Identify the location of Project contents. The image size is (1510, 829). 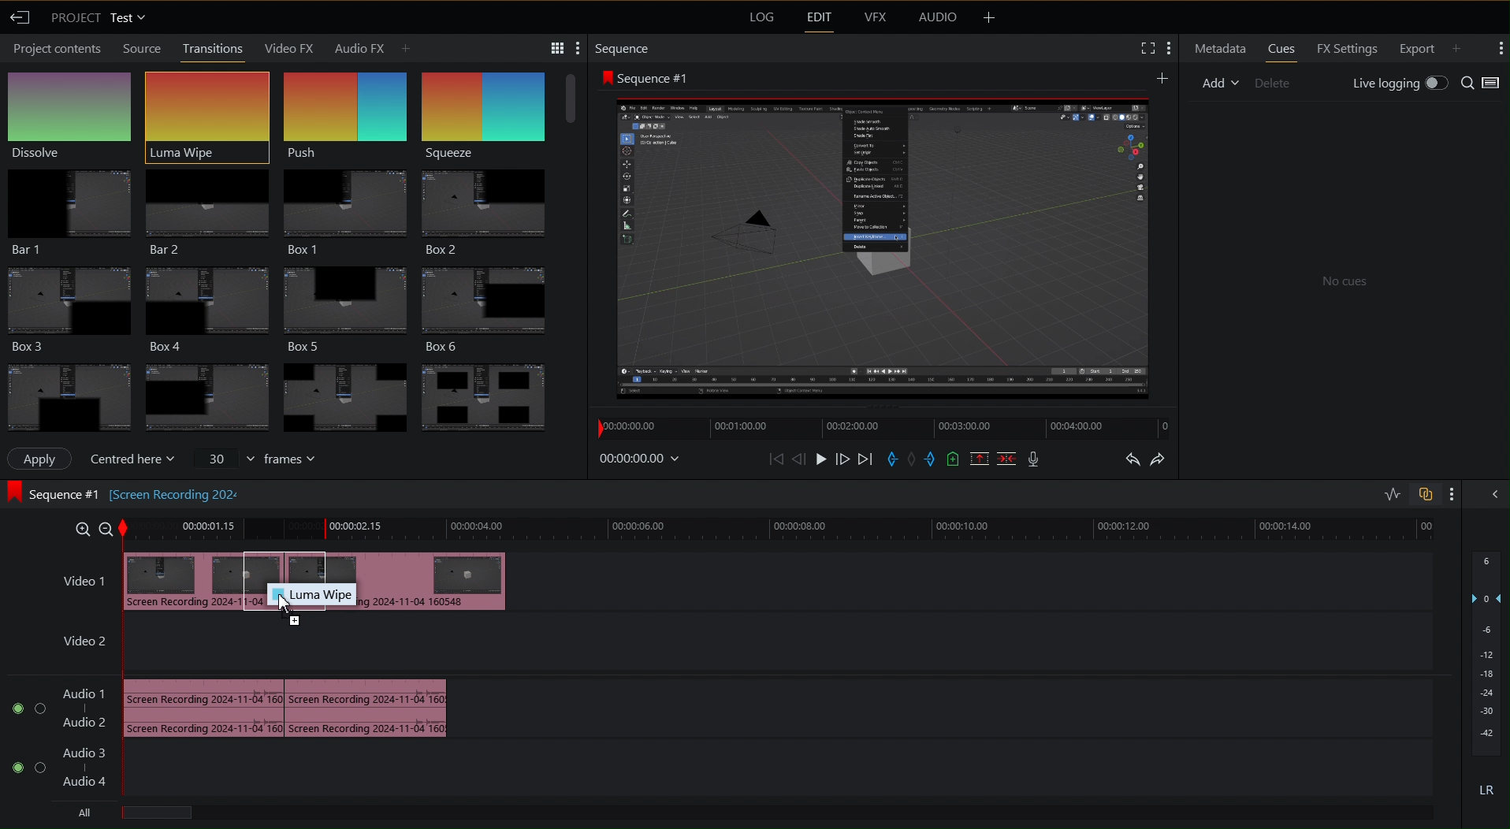
(54, 50).